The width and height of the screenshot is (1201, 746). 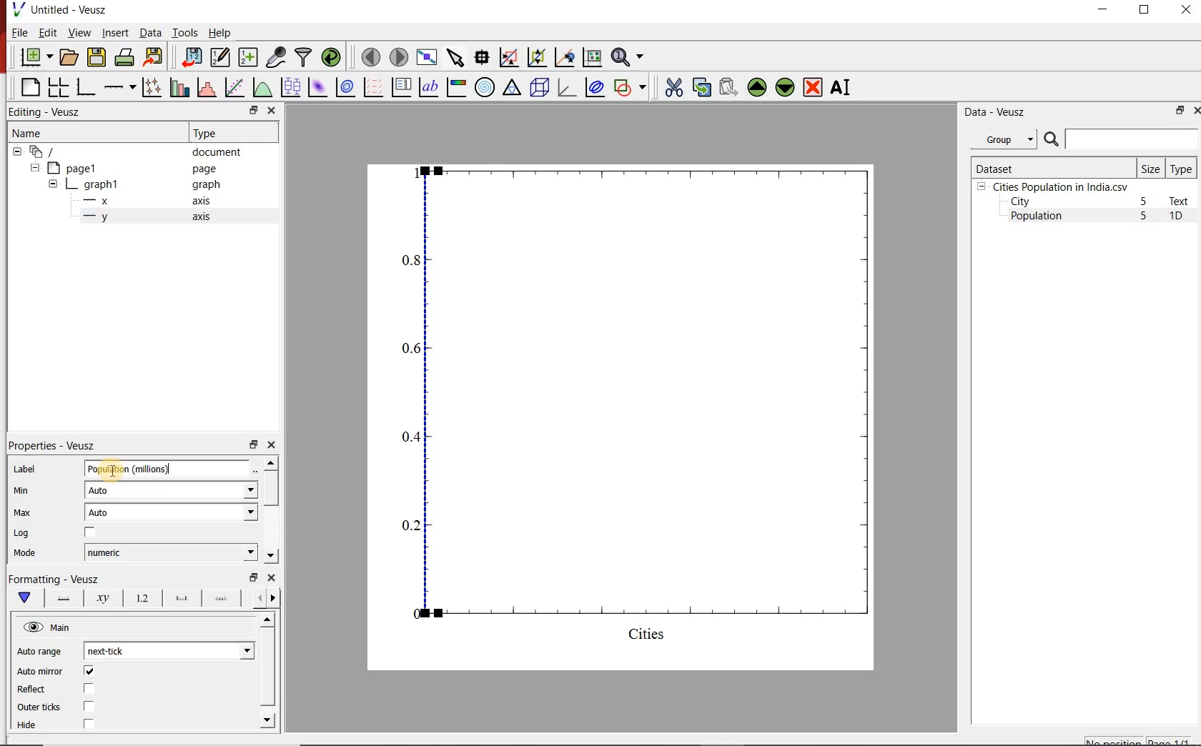 What do you see at coordinates (168, 651) in the screenshot?
I see `next-tick` at bounding box center [168, 651].